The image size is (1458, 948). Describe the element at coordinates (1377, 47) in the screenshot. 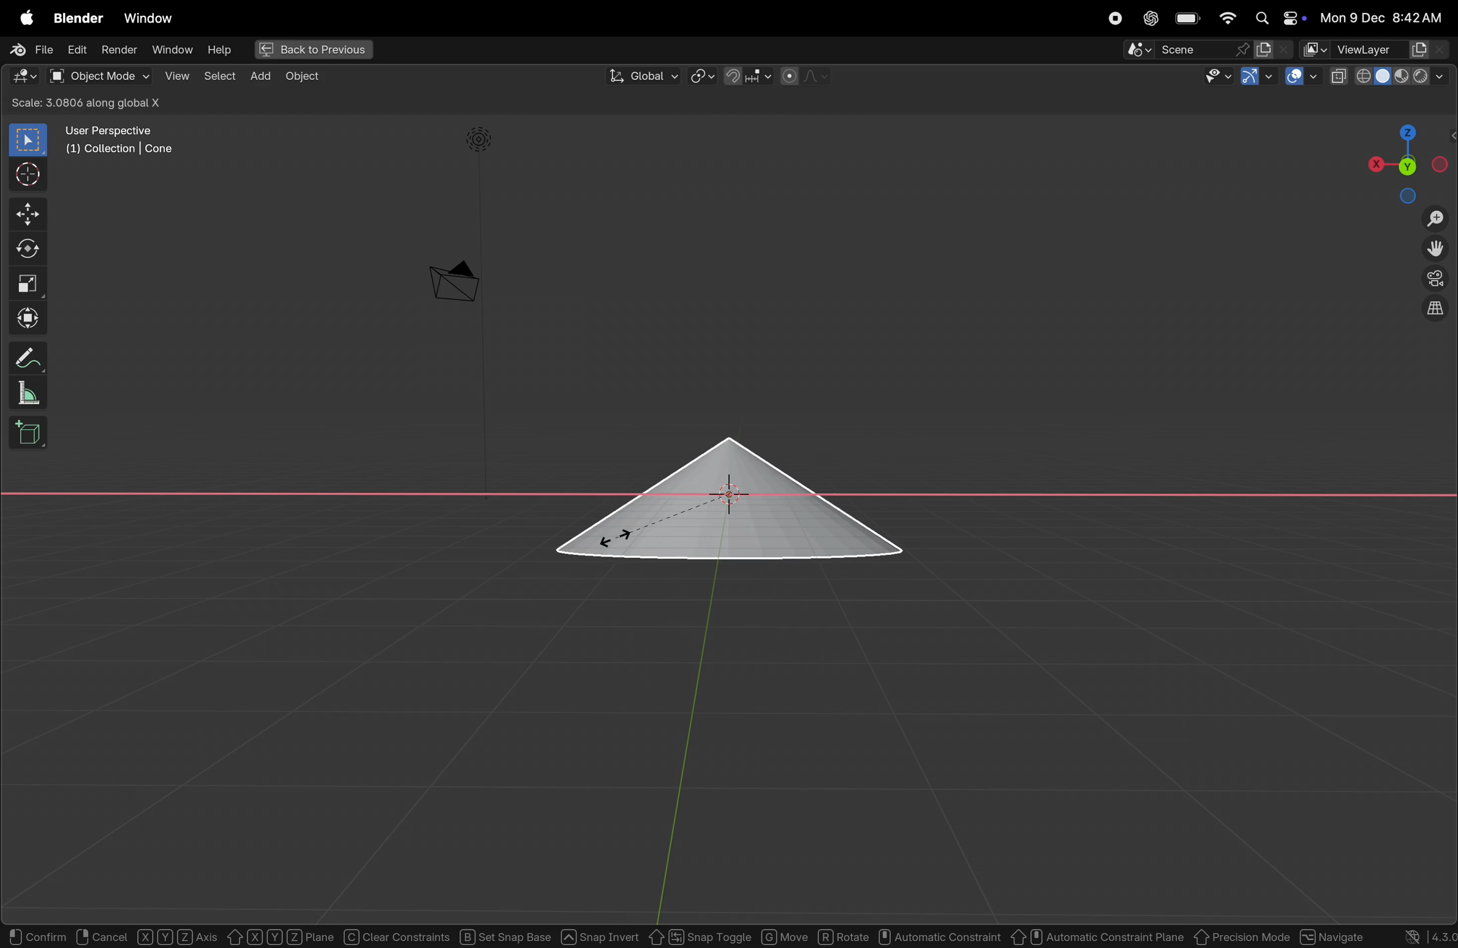

I see `view layer` at that location.